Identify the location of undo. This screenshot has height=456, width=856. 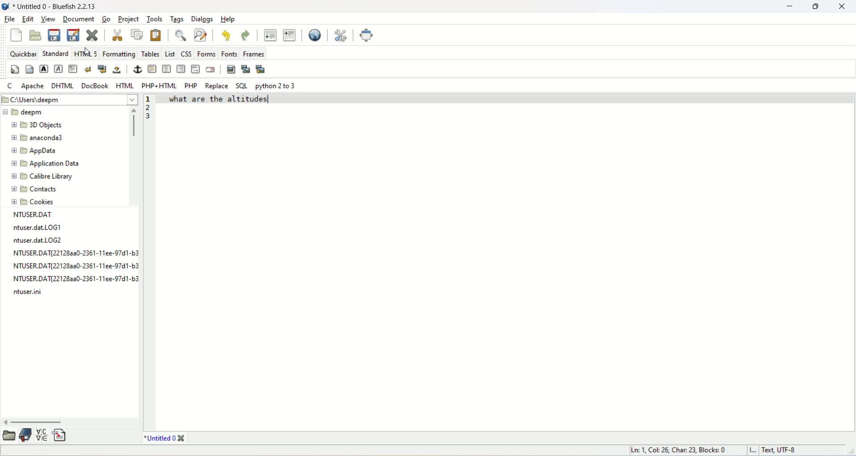
(225, 36).